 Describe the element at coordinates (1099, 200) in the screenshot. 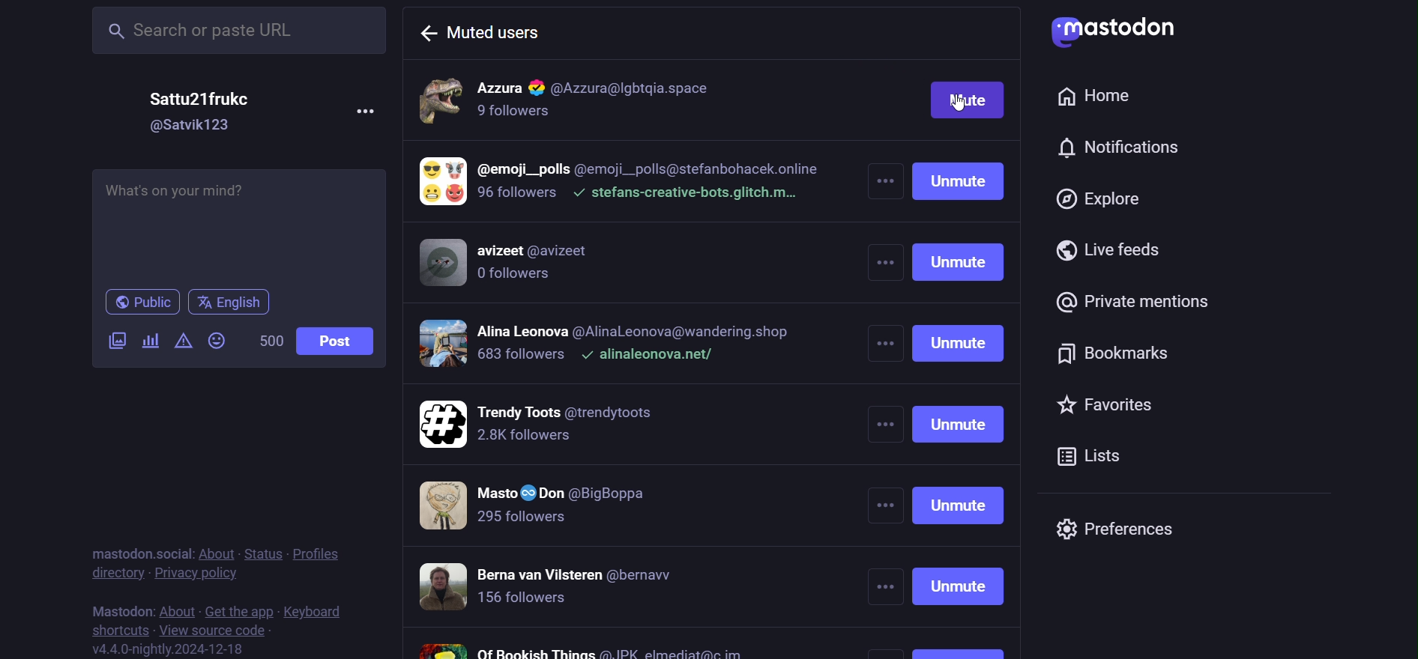

I see `explore` at that location.